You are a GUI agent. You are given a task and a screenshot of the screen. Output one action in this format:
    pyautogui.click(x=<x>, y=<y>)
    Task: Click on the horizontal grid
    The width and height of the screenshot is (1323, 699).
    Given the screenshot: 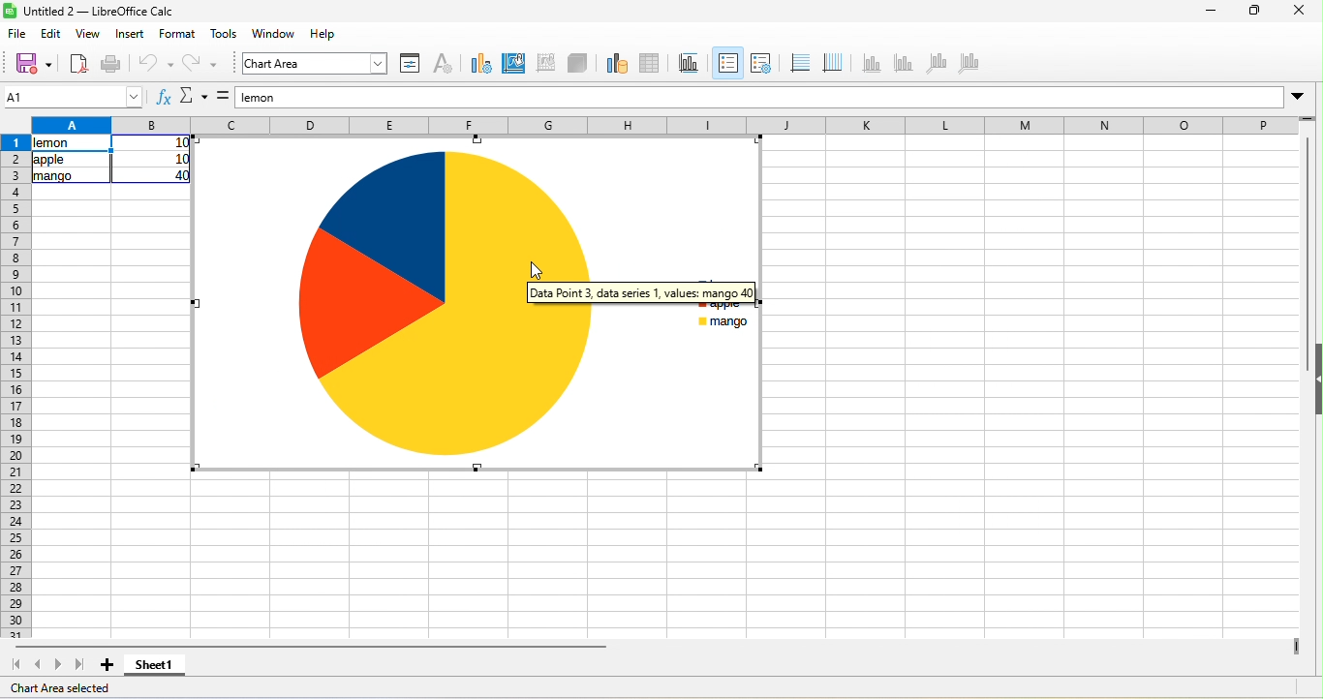 What is the action you would take?
    pyautogui.click(x=800, y=65)
    